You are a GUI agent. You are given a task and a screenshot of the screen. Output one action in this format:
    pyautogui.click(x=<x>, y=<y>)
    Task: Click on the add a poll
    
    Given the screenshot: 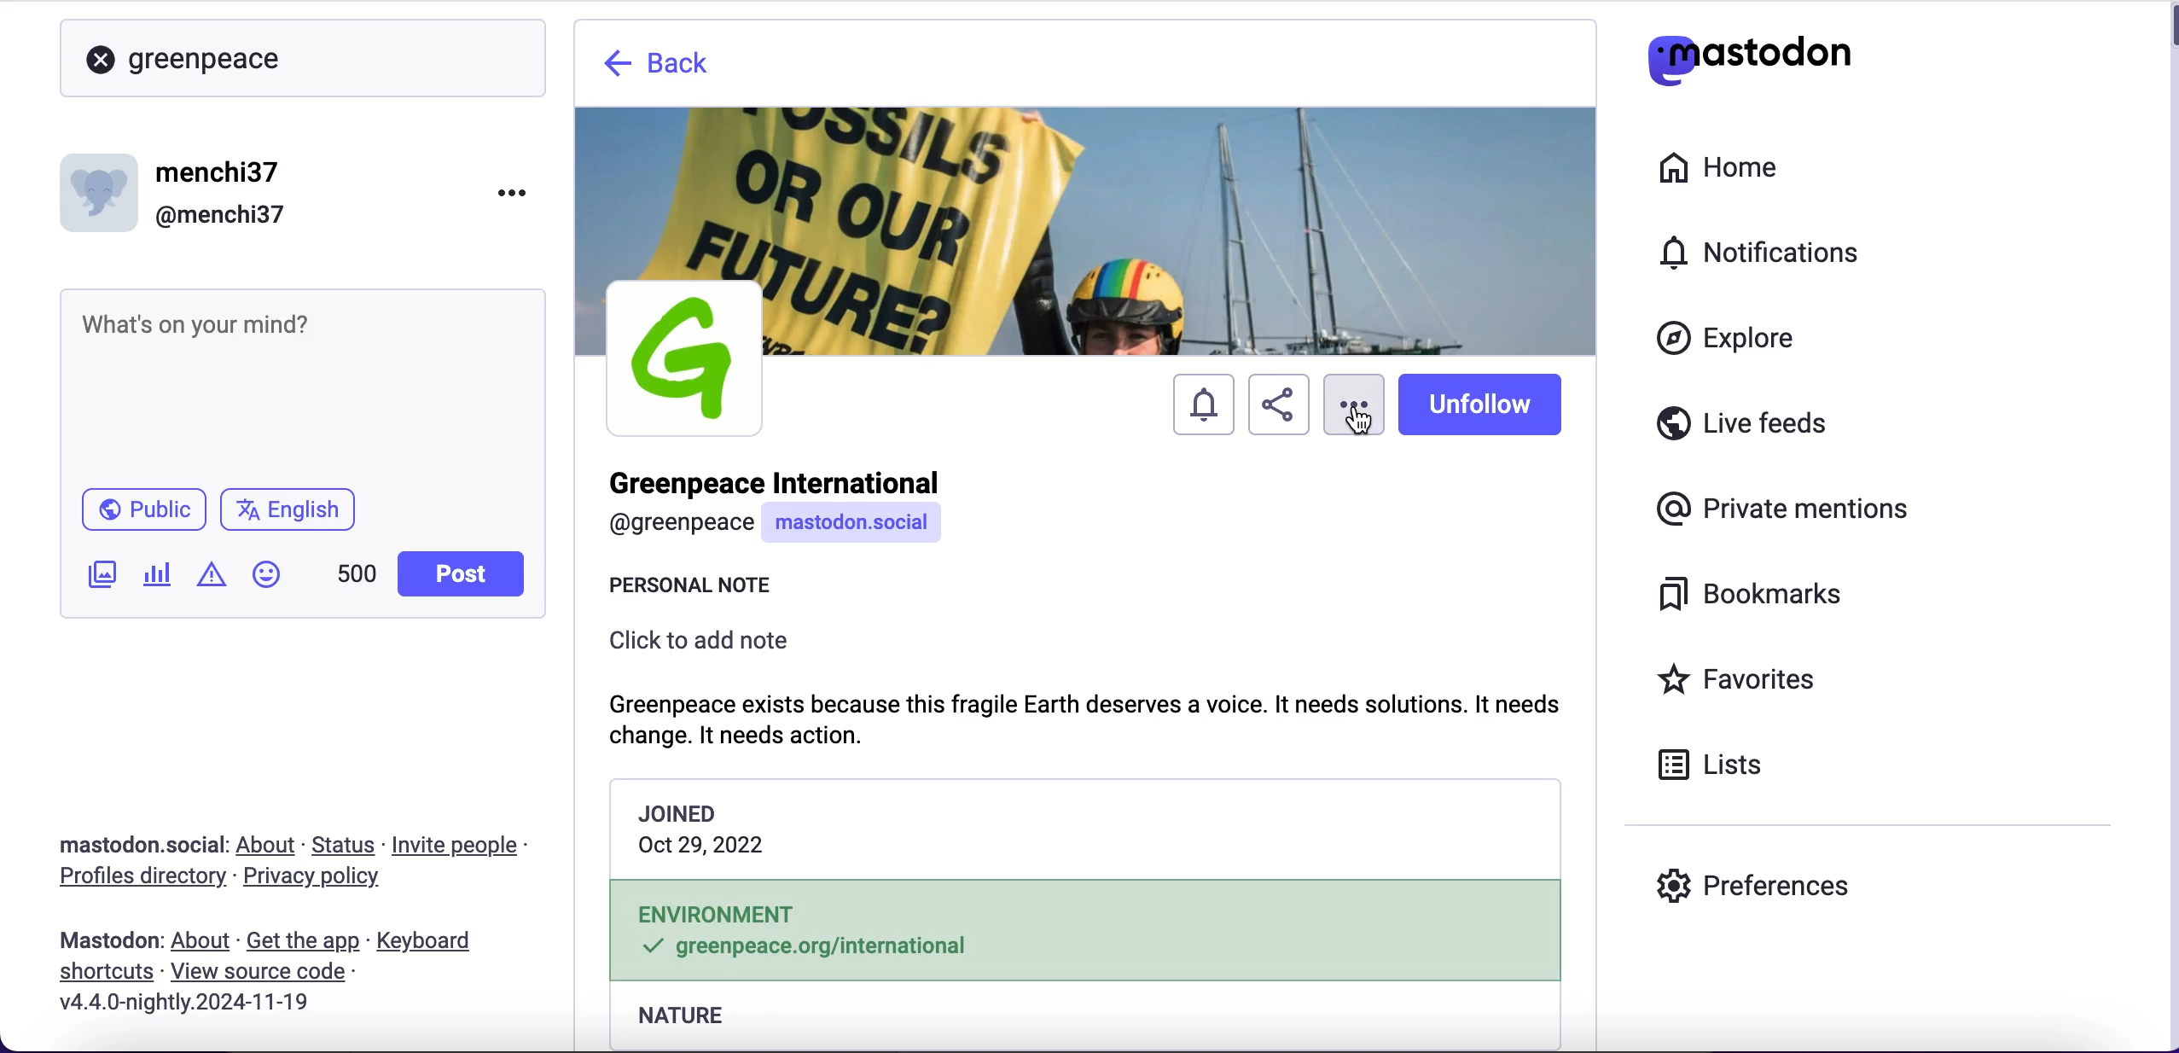 What is the action you would take?
    pyautogui.click(x=155, y=580)
    